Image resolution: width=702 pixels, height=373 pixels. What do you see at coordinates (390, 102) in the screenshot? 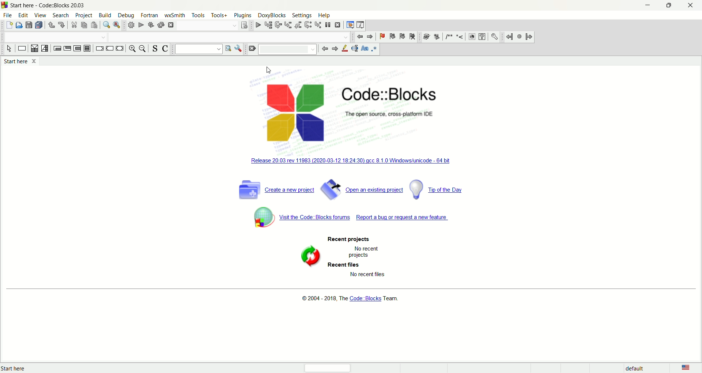
I see `Code::block` at bounding box center [390, 102].